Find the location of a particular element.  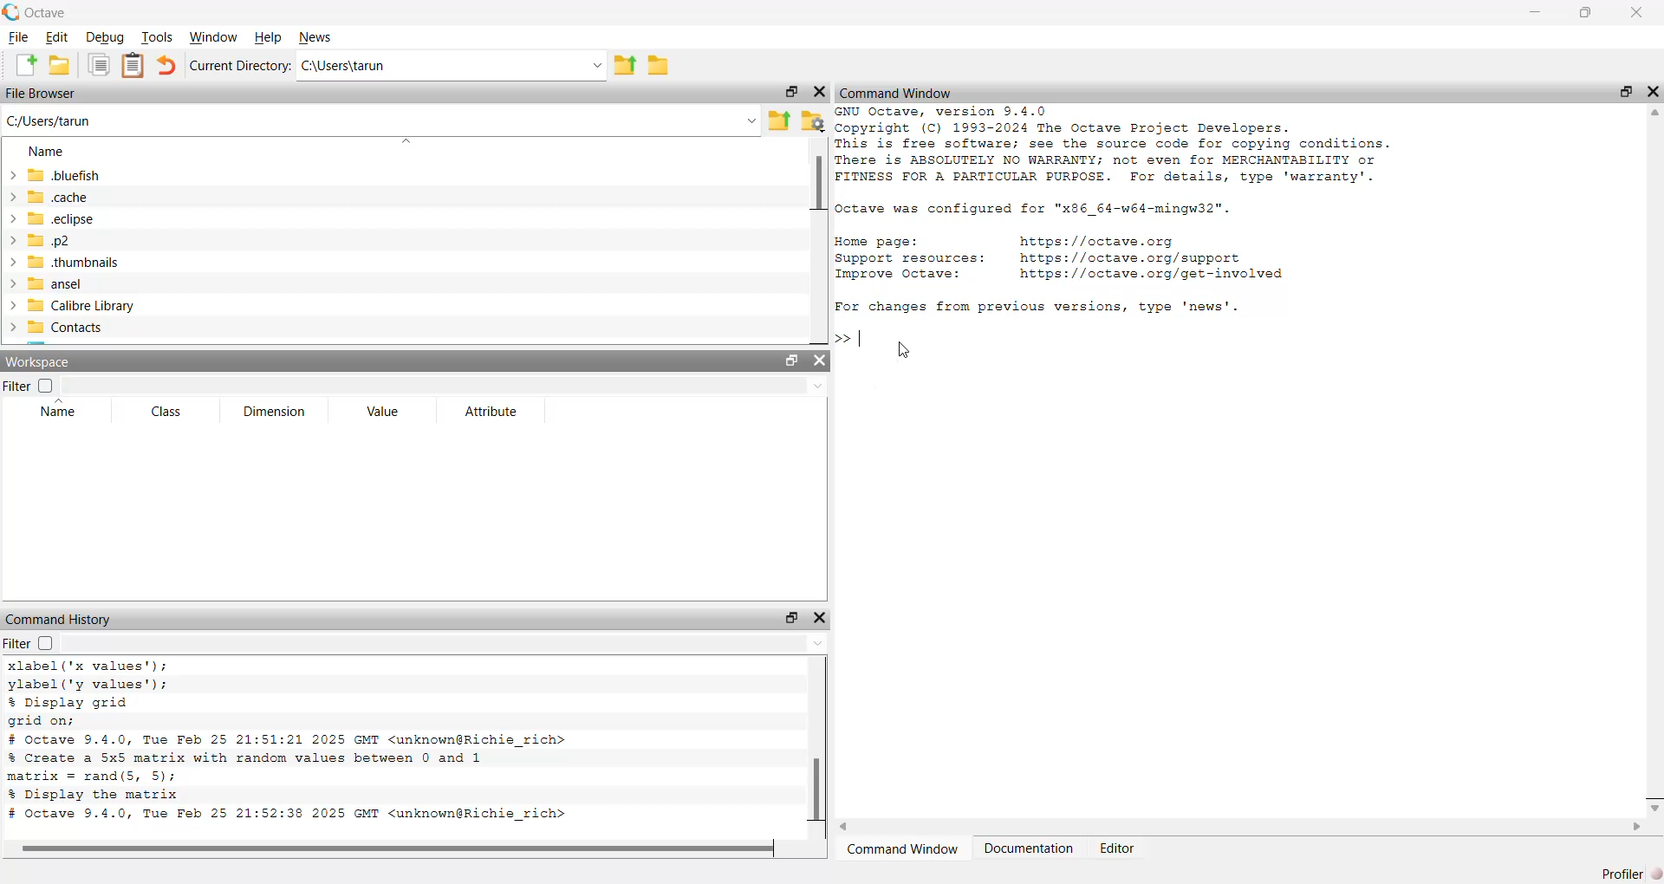

Tools is located at coordinates (159, 36).